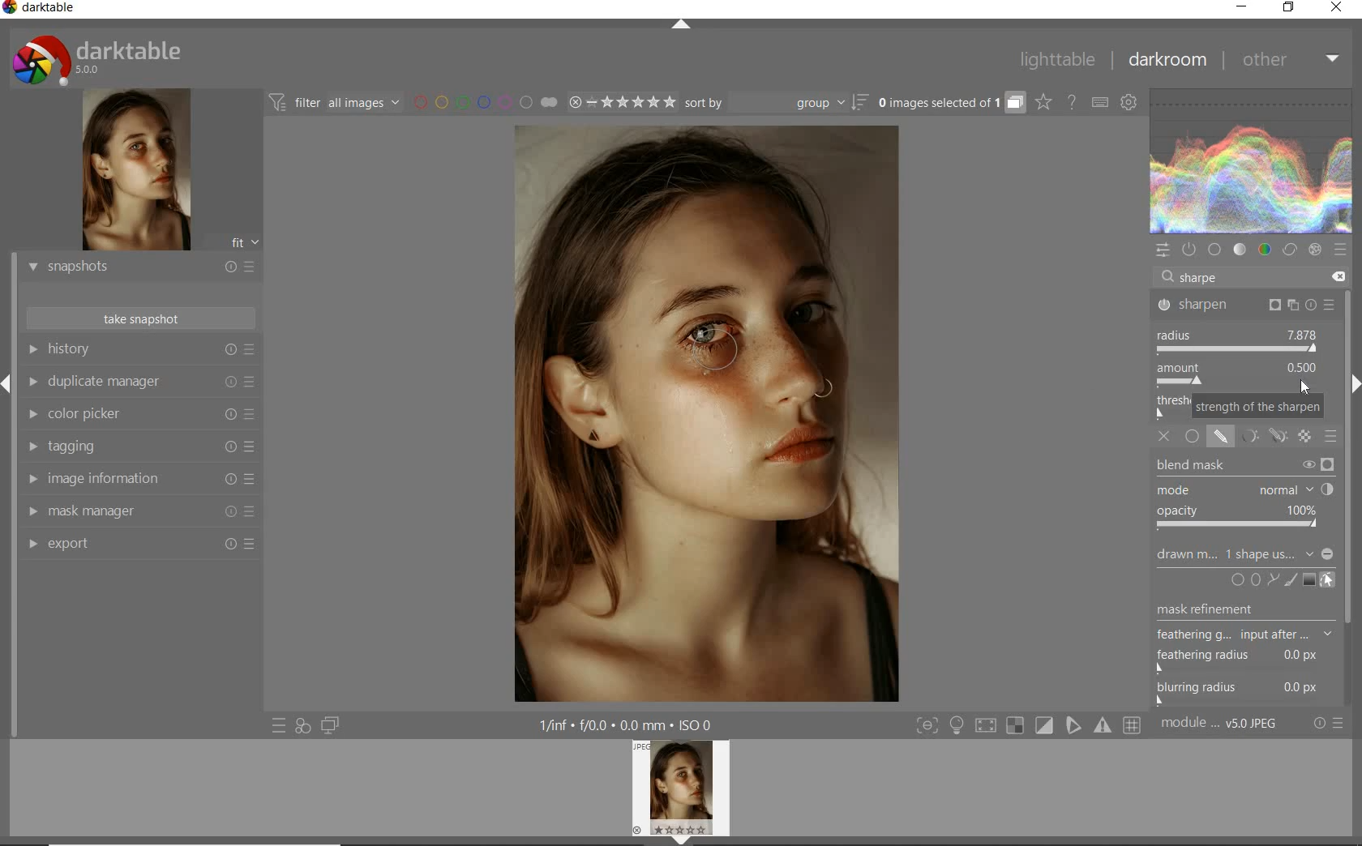 The image size is (1362, 846). I want to click on color, so click(1266, 251).